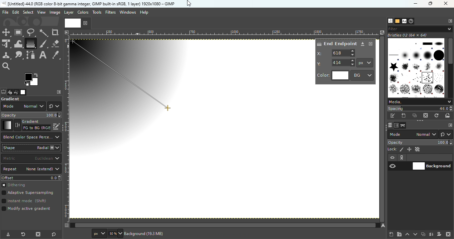 This screenshot has width=454, height=239. Describe the element at coordinates (449, 234) in the screenshot. I see `Delete this layer` at that location.